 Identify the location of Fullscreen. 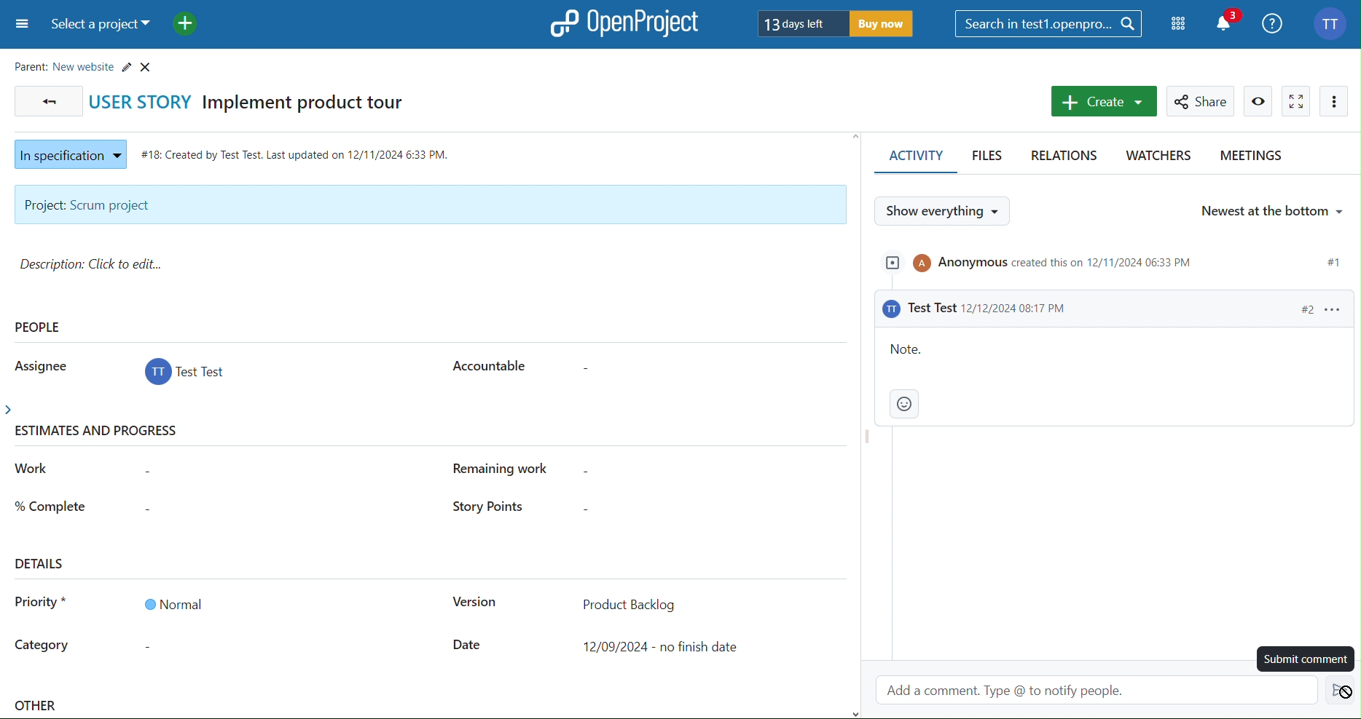
(1296, 100).